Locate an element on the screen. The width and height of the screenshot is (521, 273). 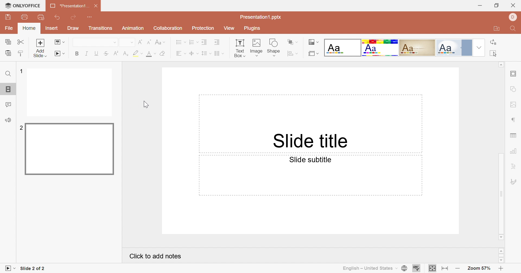
Align Text to Middle is located at coordinates (192, 54).